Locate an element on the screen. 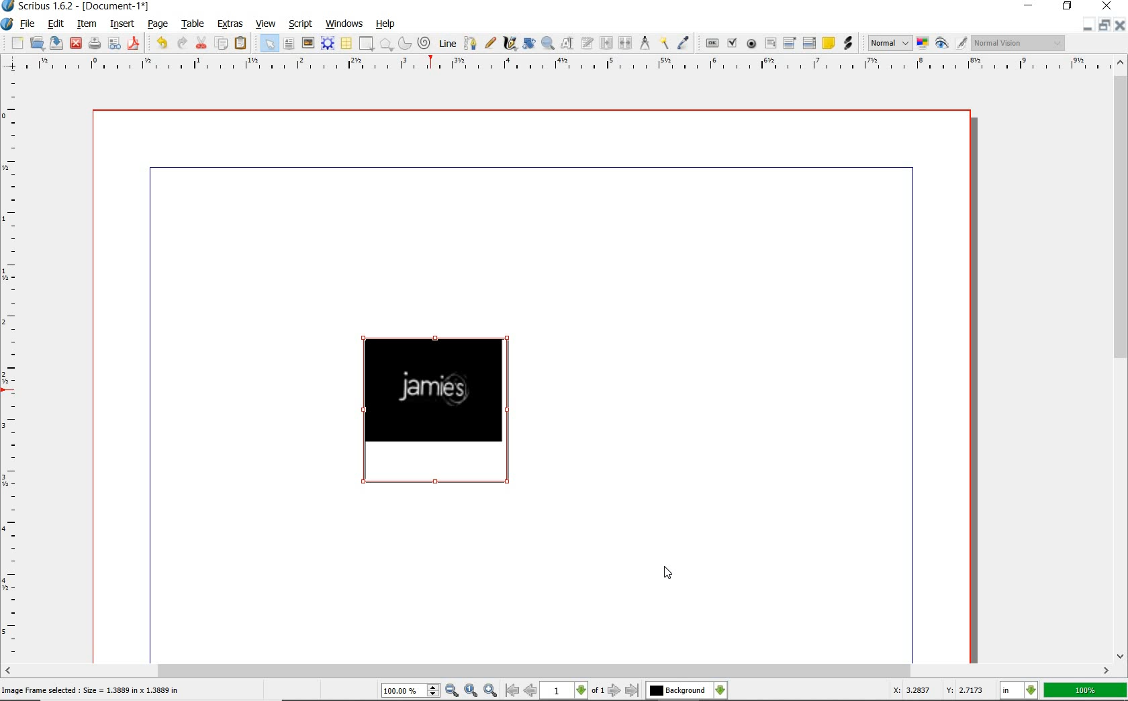 This screenshot has width=1128, height=701. view is located at coordinates (266, 24).